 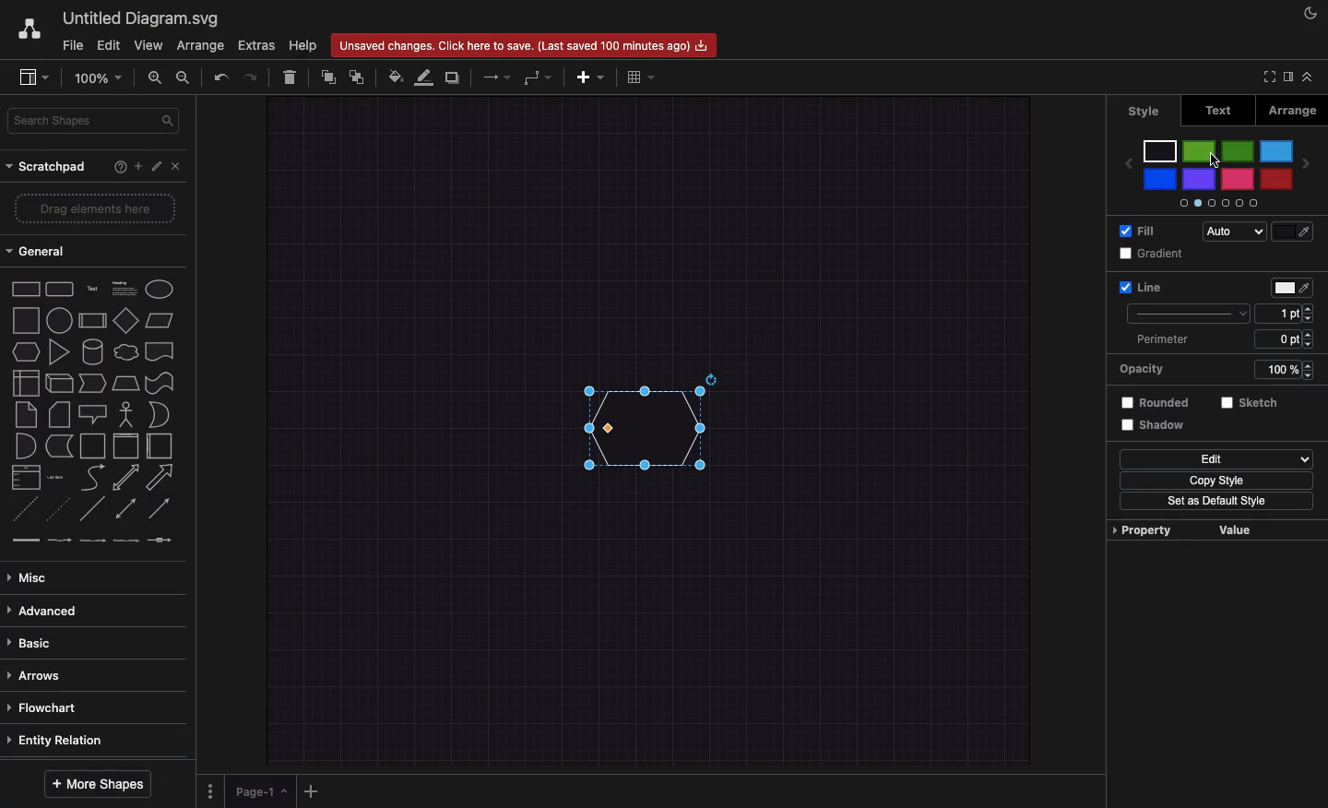 What do you see at coordinates (89, 411) in the screenshot?
I see `Shapes` at bounding box center [89, 411].